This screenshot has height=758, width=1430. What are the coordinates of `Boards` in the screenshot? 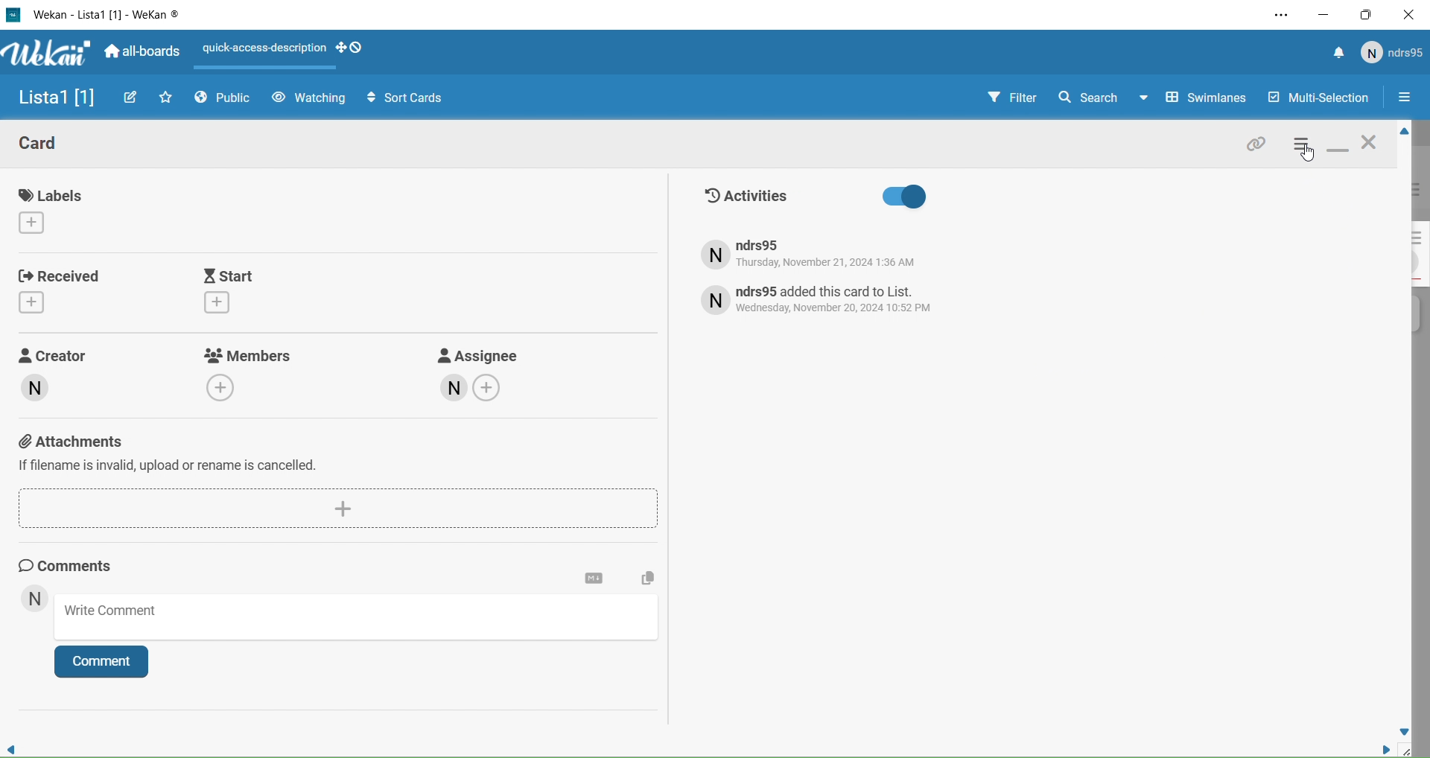 It's located at (142, 55).